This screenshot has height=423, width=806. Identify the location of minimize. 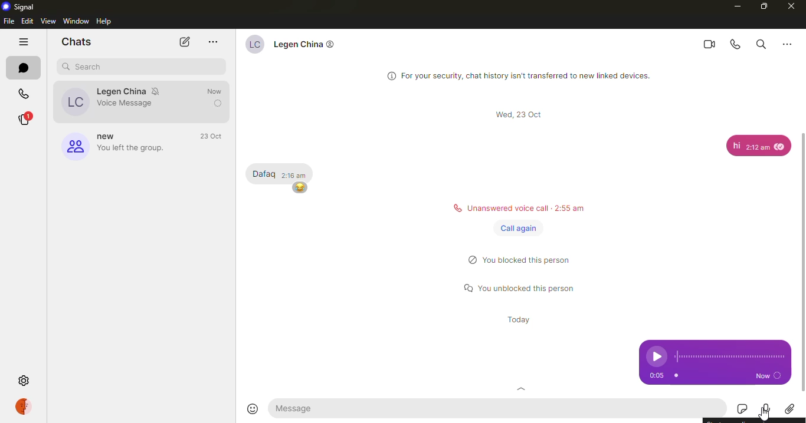
(732, 6).